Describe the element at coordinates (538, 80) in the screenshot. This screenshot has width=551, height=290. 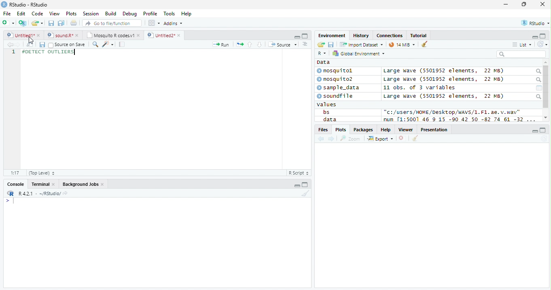
I see `search` at that location.